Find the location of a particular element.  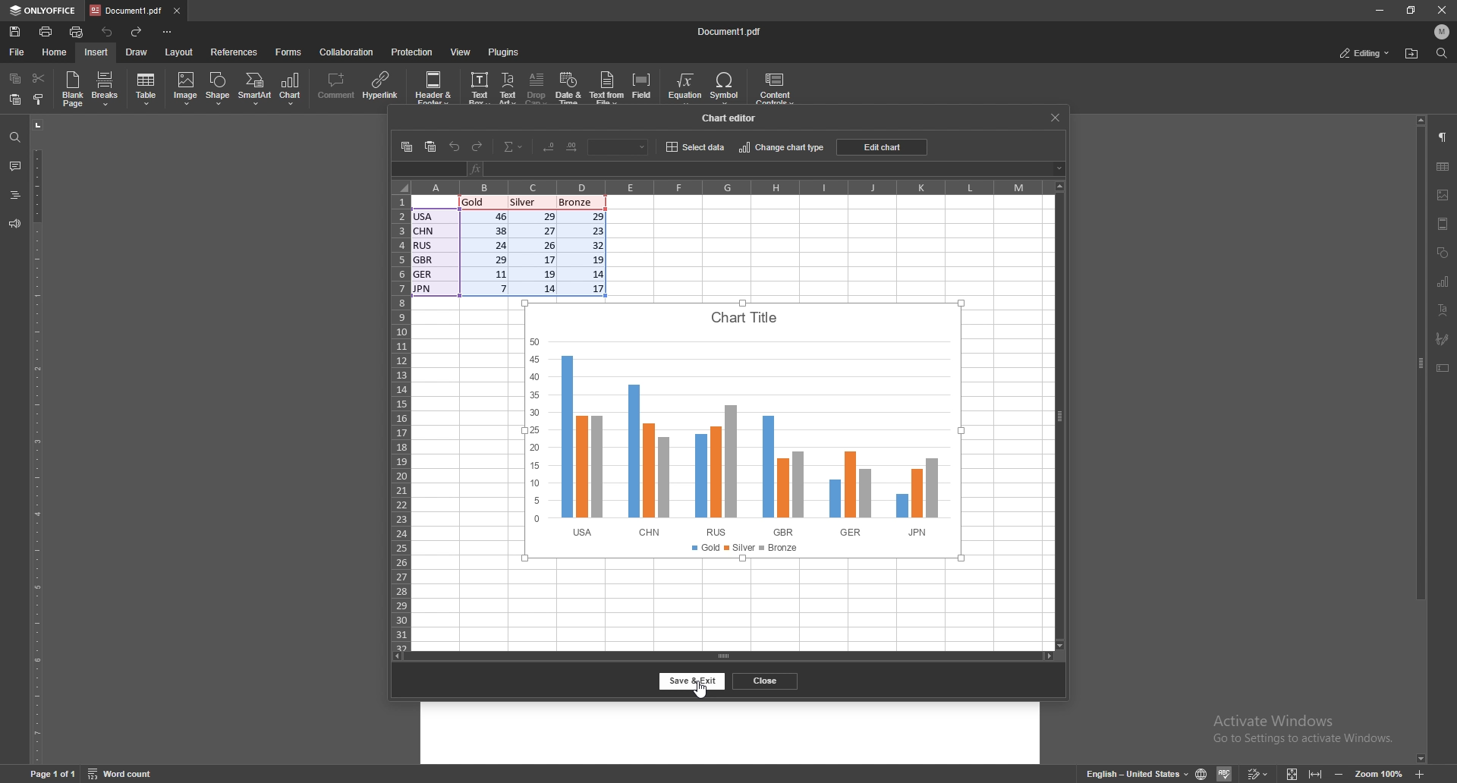

close is located at coordinates (766, 681).